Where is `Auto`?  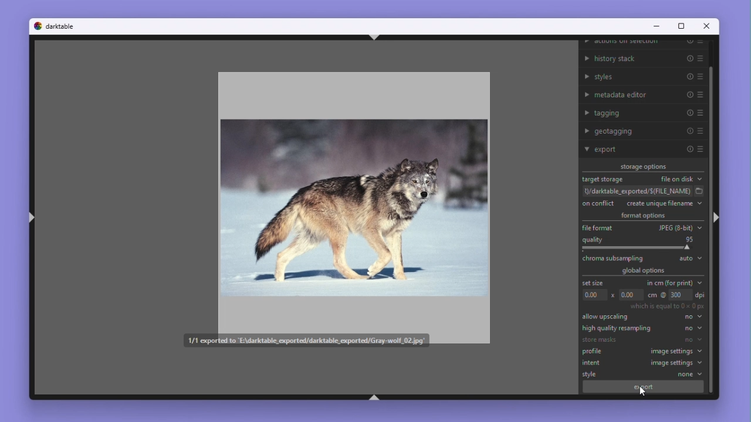 Auto is located at coordinates (690, 258).